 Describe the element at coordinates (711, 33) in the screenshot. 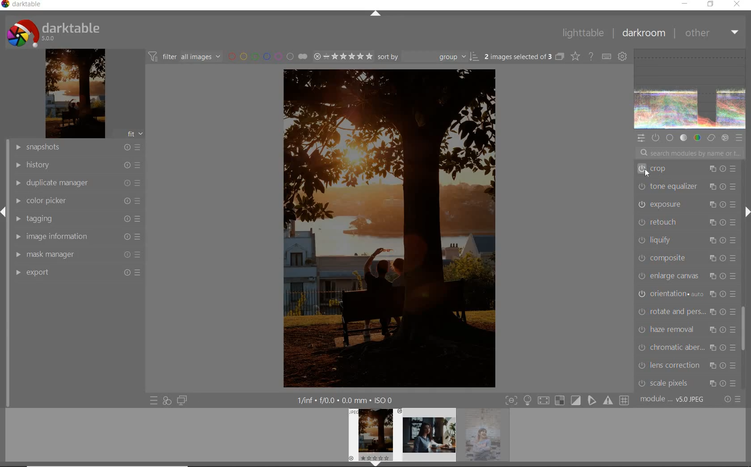

I see `other` at that location.